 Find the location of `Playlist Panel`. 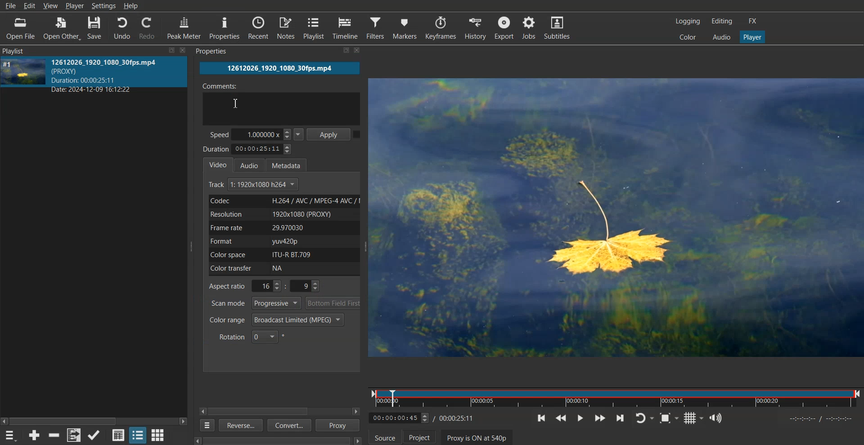

Playlist Panel is located at coordinates (17, 51).